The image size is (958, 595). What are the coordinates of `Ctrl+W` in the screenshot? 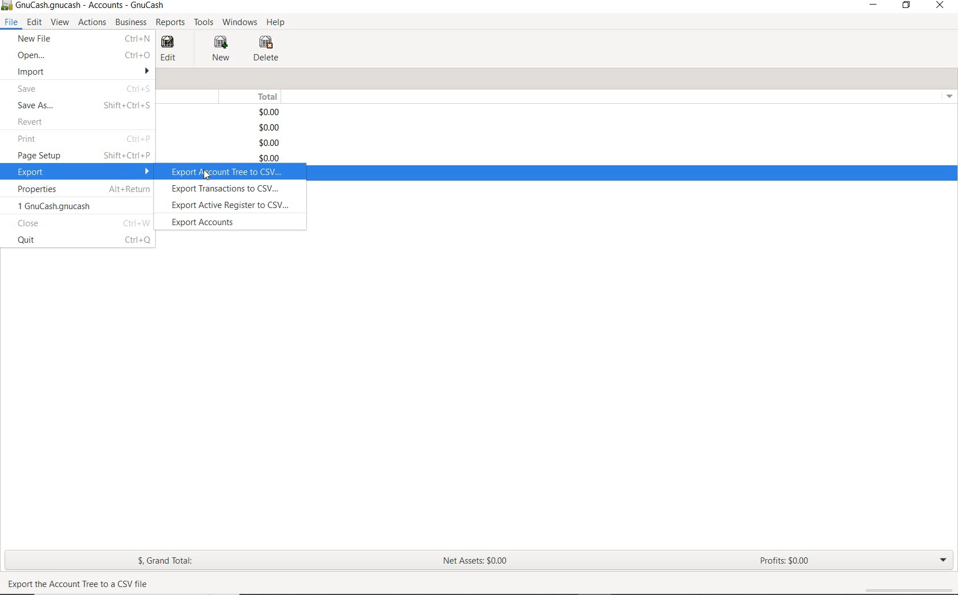 It's located at (135, 223).